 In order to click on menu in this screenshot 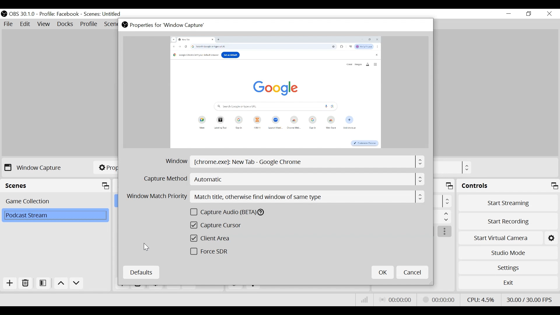, I will do `click(467, 168)`.